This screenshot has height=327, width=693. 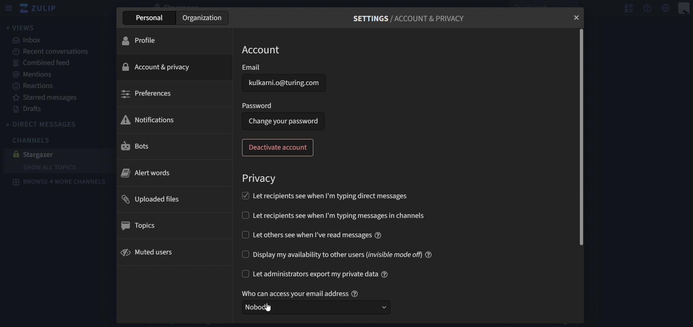 I want to click on notifications, so click(x=149, y=120).